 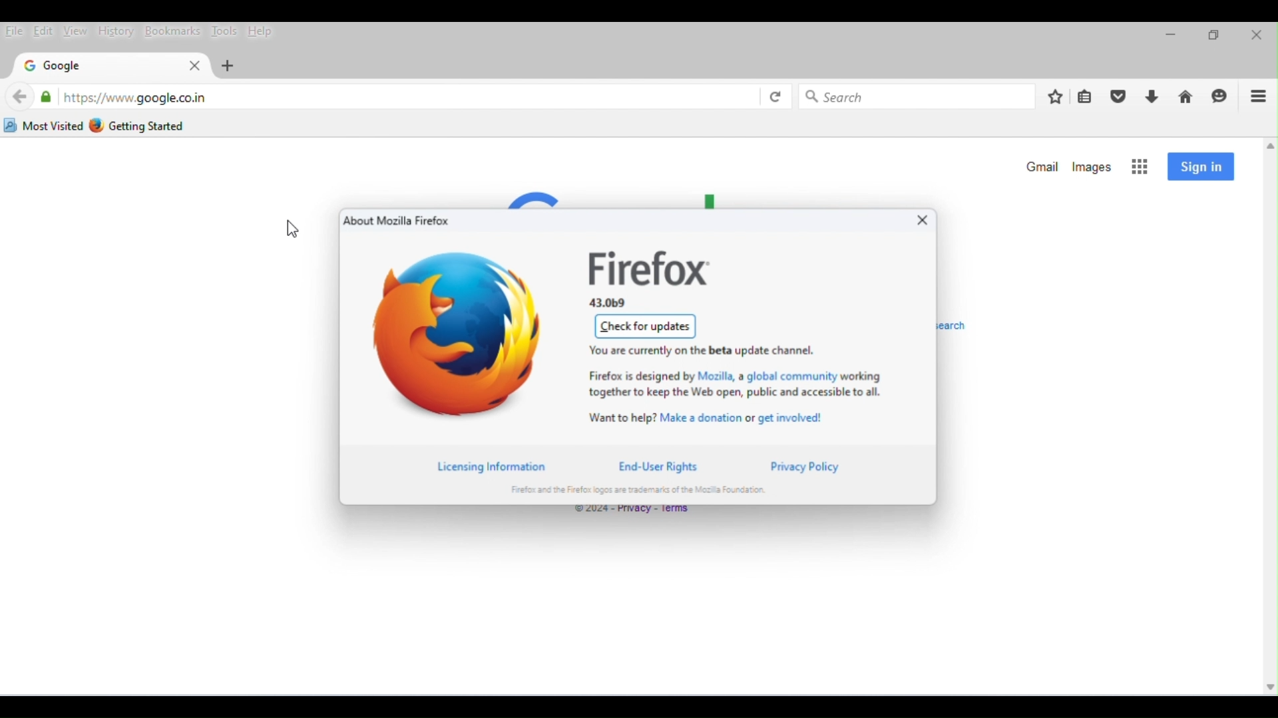 I want to click on firefox and firefox logos are trademarks of mozilla foundation, so click(x=640, y=490).